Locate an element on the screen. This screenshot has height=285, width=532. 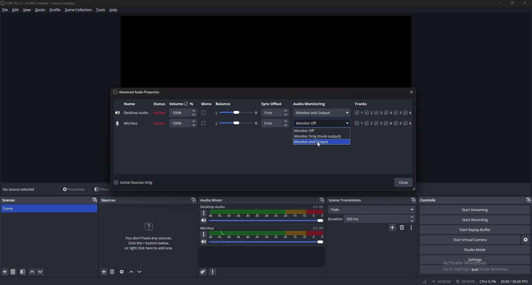
monitor only is located at coordinates (321, 136).